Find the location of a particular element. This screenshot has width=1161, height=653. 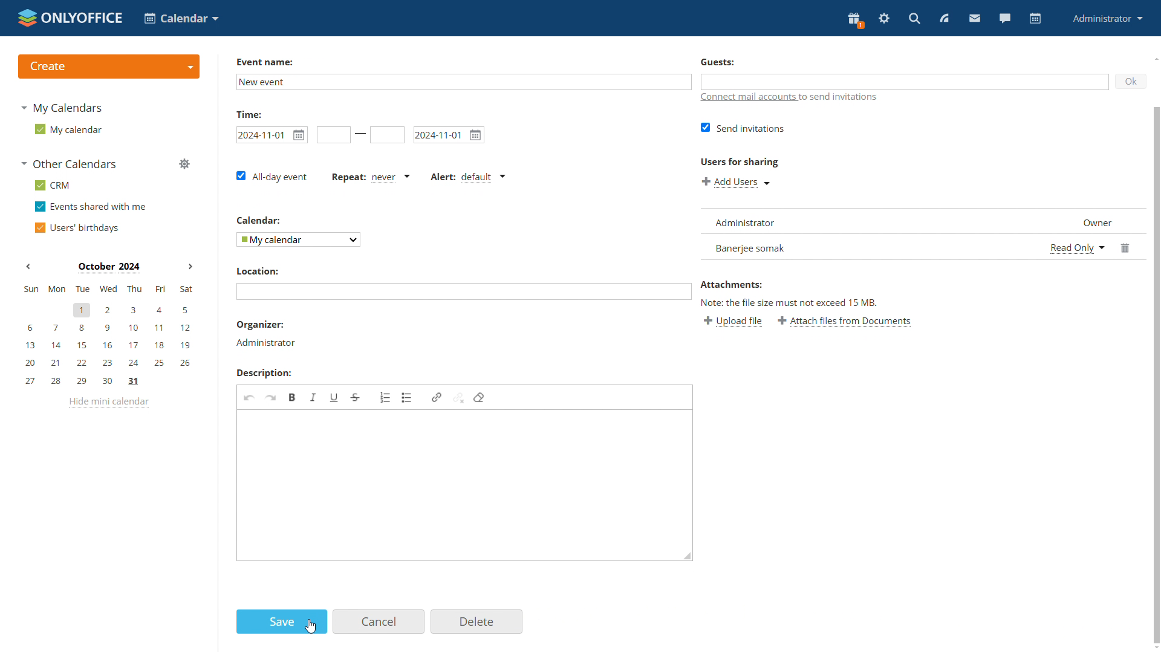

bold is located at coordinates (293, 397).